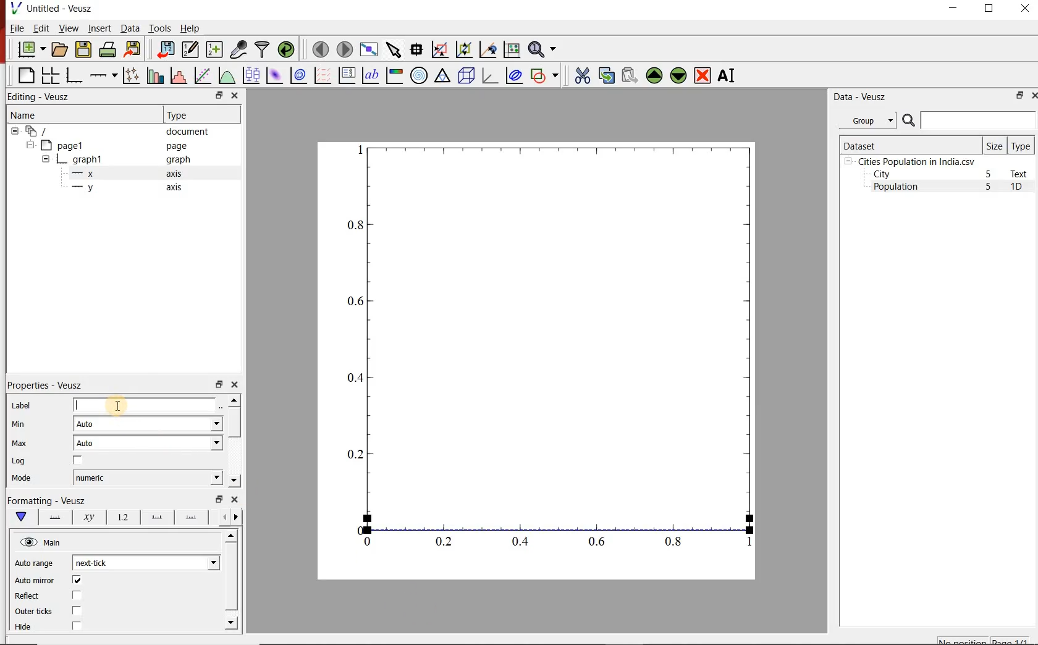  Describe the element at coordinates (462, 51) in the screenshot. I see `click to zoom out of graph axes` at that location.